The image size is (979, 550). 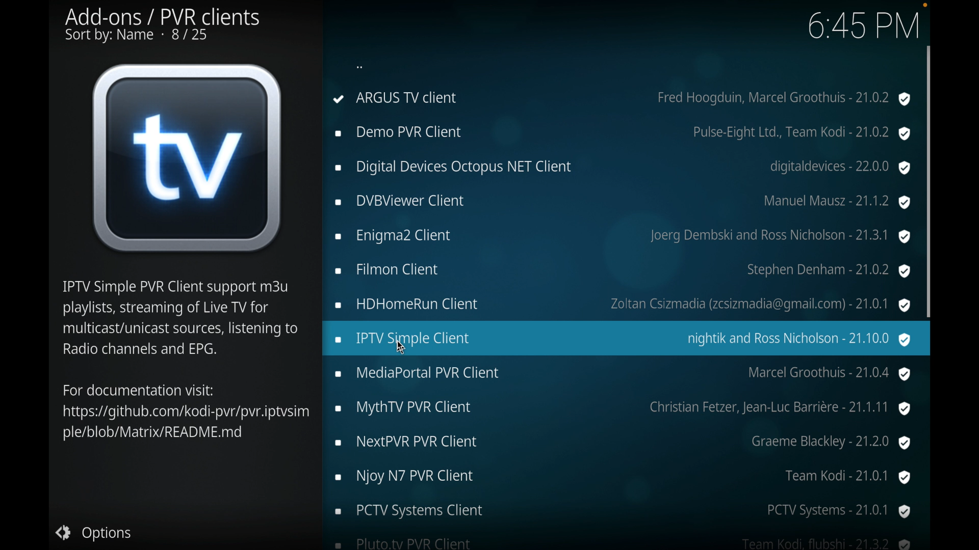 What do you see at coordinates (622, 167) in the screenshot?
I see `digital devices Octopus NET client` at bounding box center [622, 167].